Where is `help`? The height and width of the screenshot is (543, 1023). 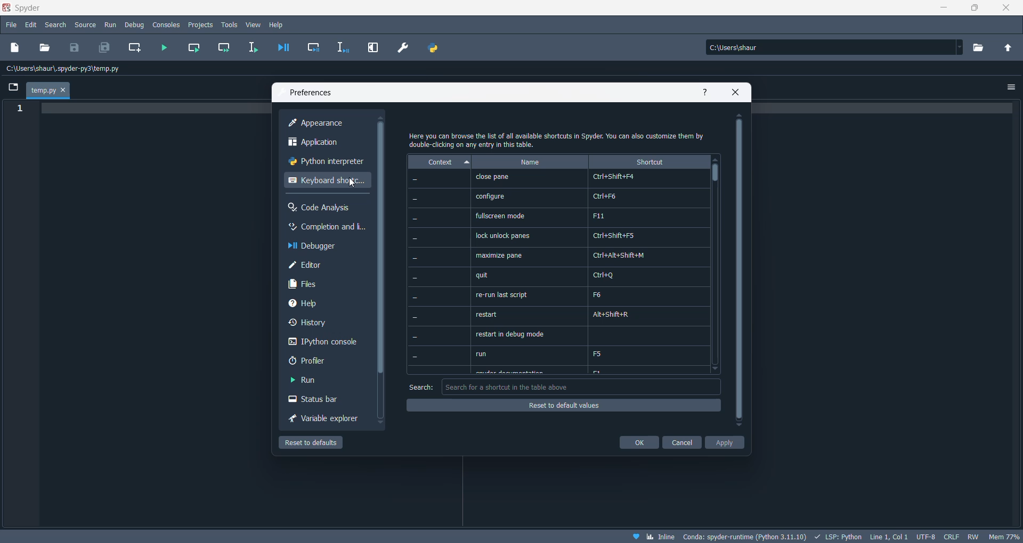
help is located at coordinates (704, 91).